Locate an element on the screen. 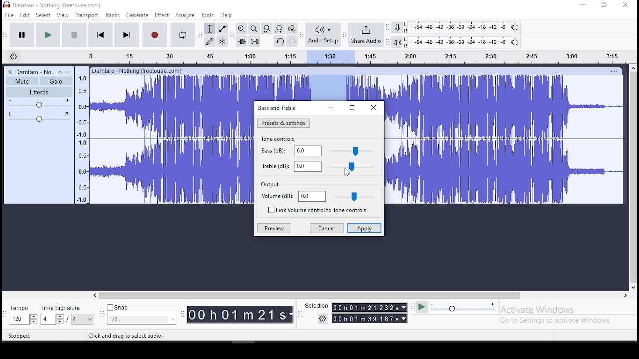 This screenshot has width=639, height=359. view is located at coordinates (63, 15).